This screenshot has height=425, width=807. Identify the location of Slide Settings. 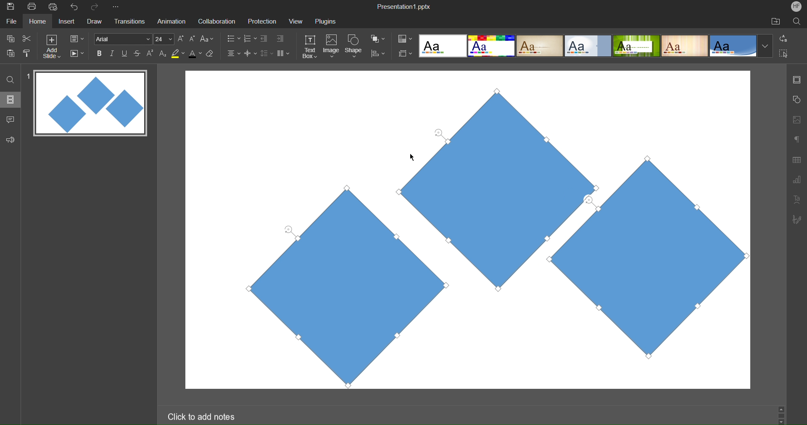
(77, 39).